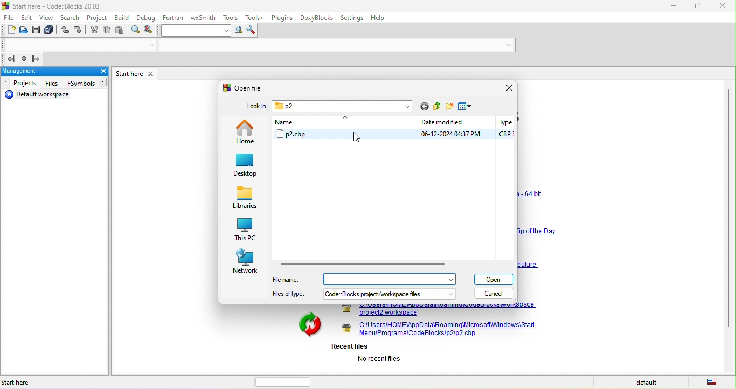 The image size is (736, 389). Describe the element at coordinates (492, 294) in the screenshot. I see `cancel` at that location.